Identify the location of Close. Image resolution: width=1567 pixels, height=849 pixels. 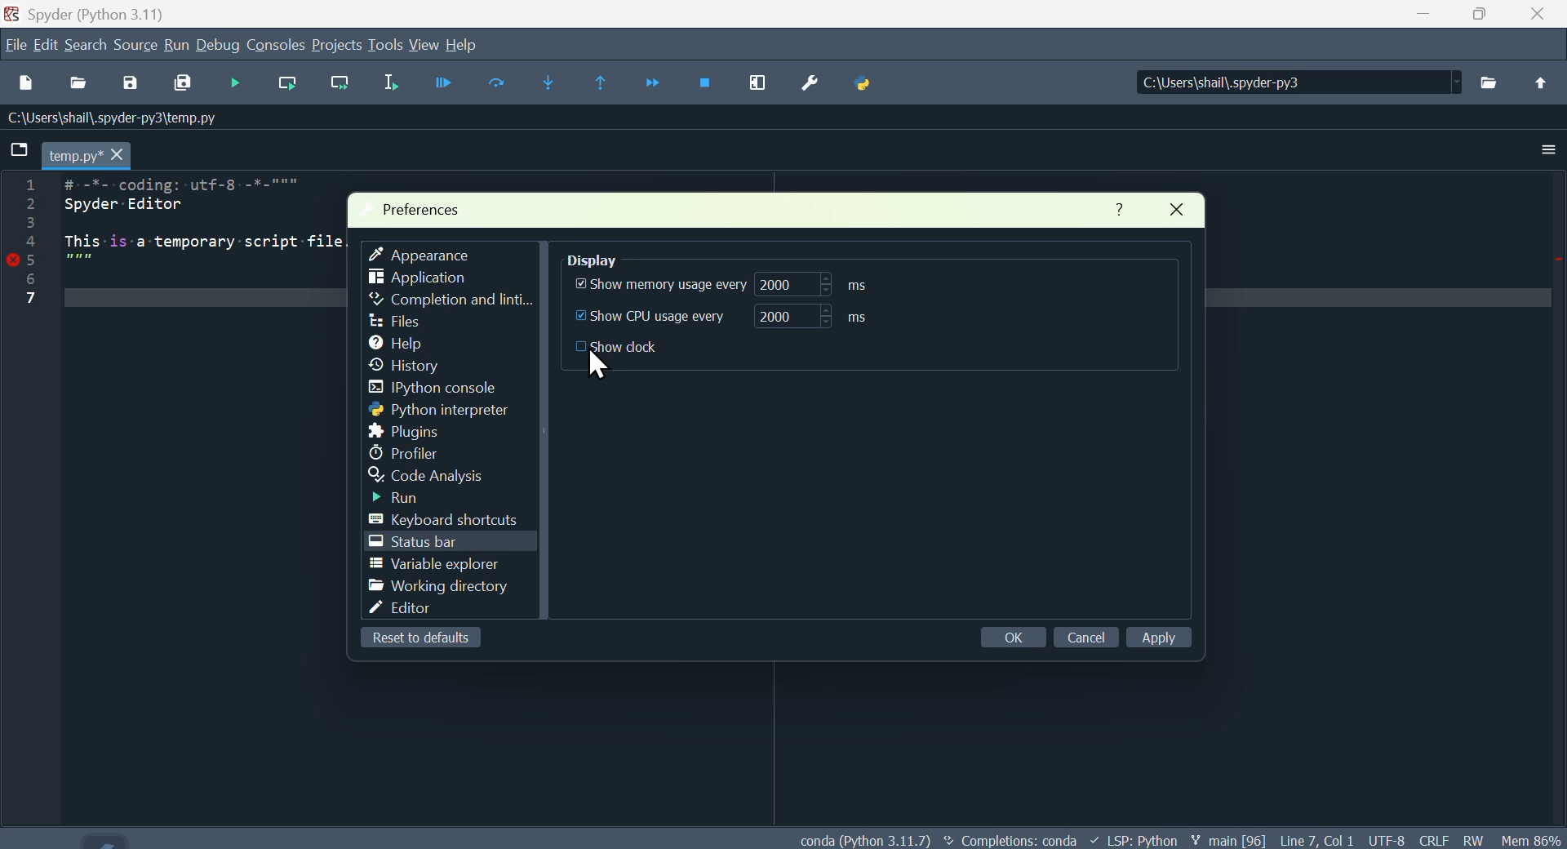
(1542, 16).